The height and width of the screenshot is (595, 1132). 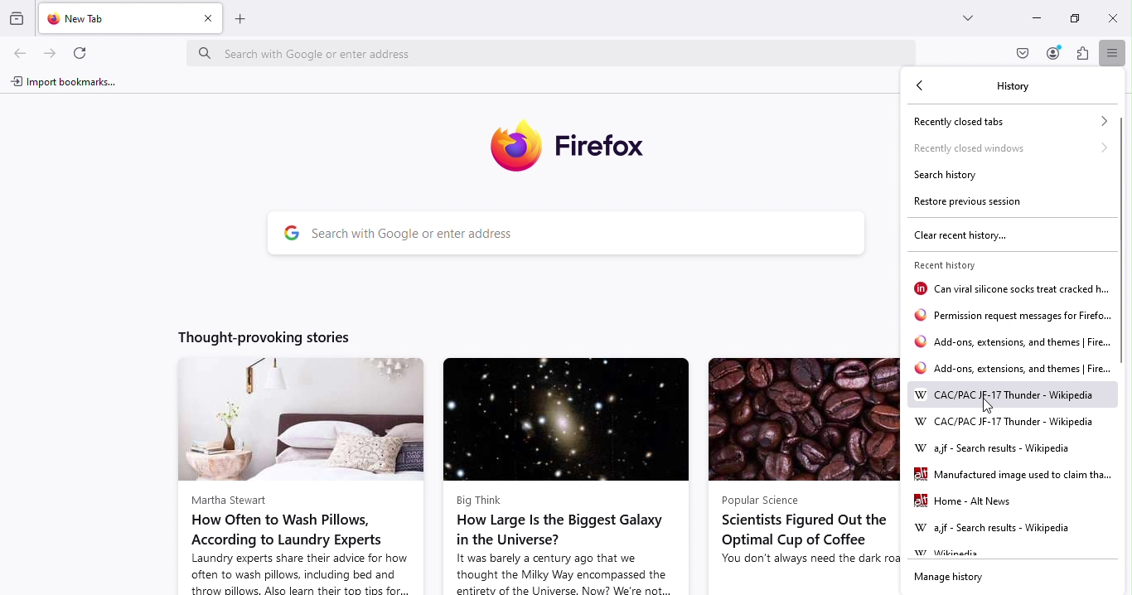 I want to click on Search bar, so click(x=582, y=235).